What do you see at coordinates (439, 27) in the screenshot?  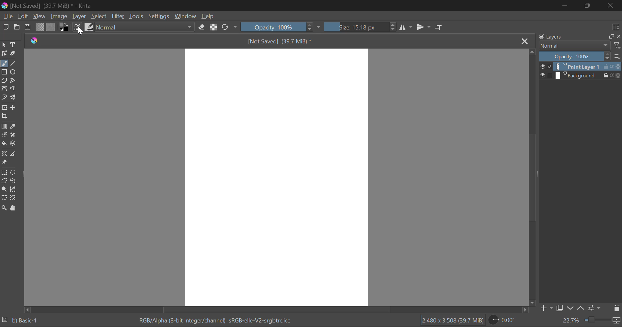 I see `Crop` at bounding box center [439, 27].